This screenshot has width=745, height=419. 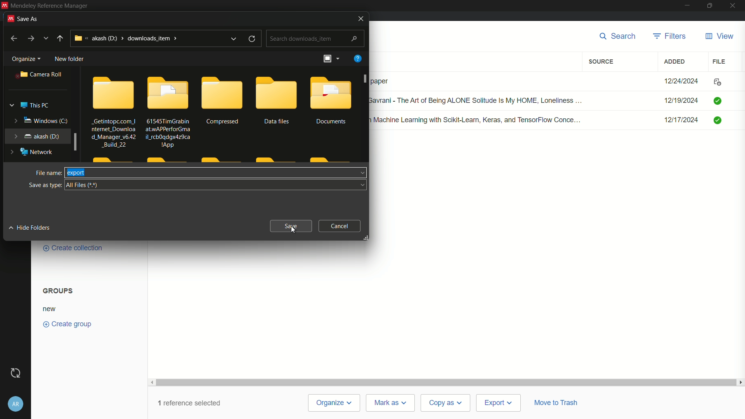 What do you see at coordinates (293, 231) in the screenshot?
I see `cursor` at bounding box center [293, 231].